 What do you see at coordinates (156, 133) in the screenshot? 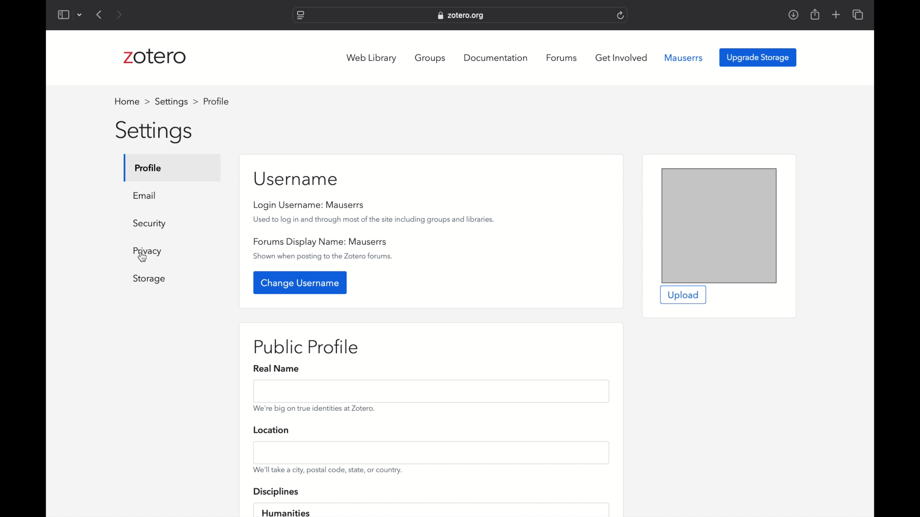
I see `settings` at bounding box center [156, 133].